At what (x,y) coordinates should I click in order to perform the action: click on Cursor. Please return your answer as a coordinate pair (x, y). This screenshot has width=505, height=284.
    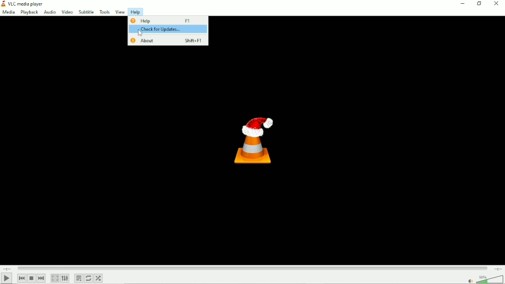
    Looking at the image, I should click on (141, 33).